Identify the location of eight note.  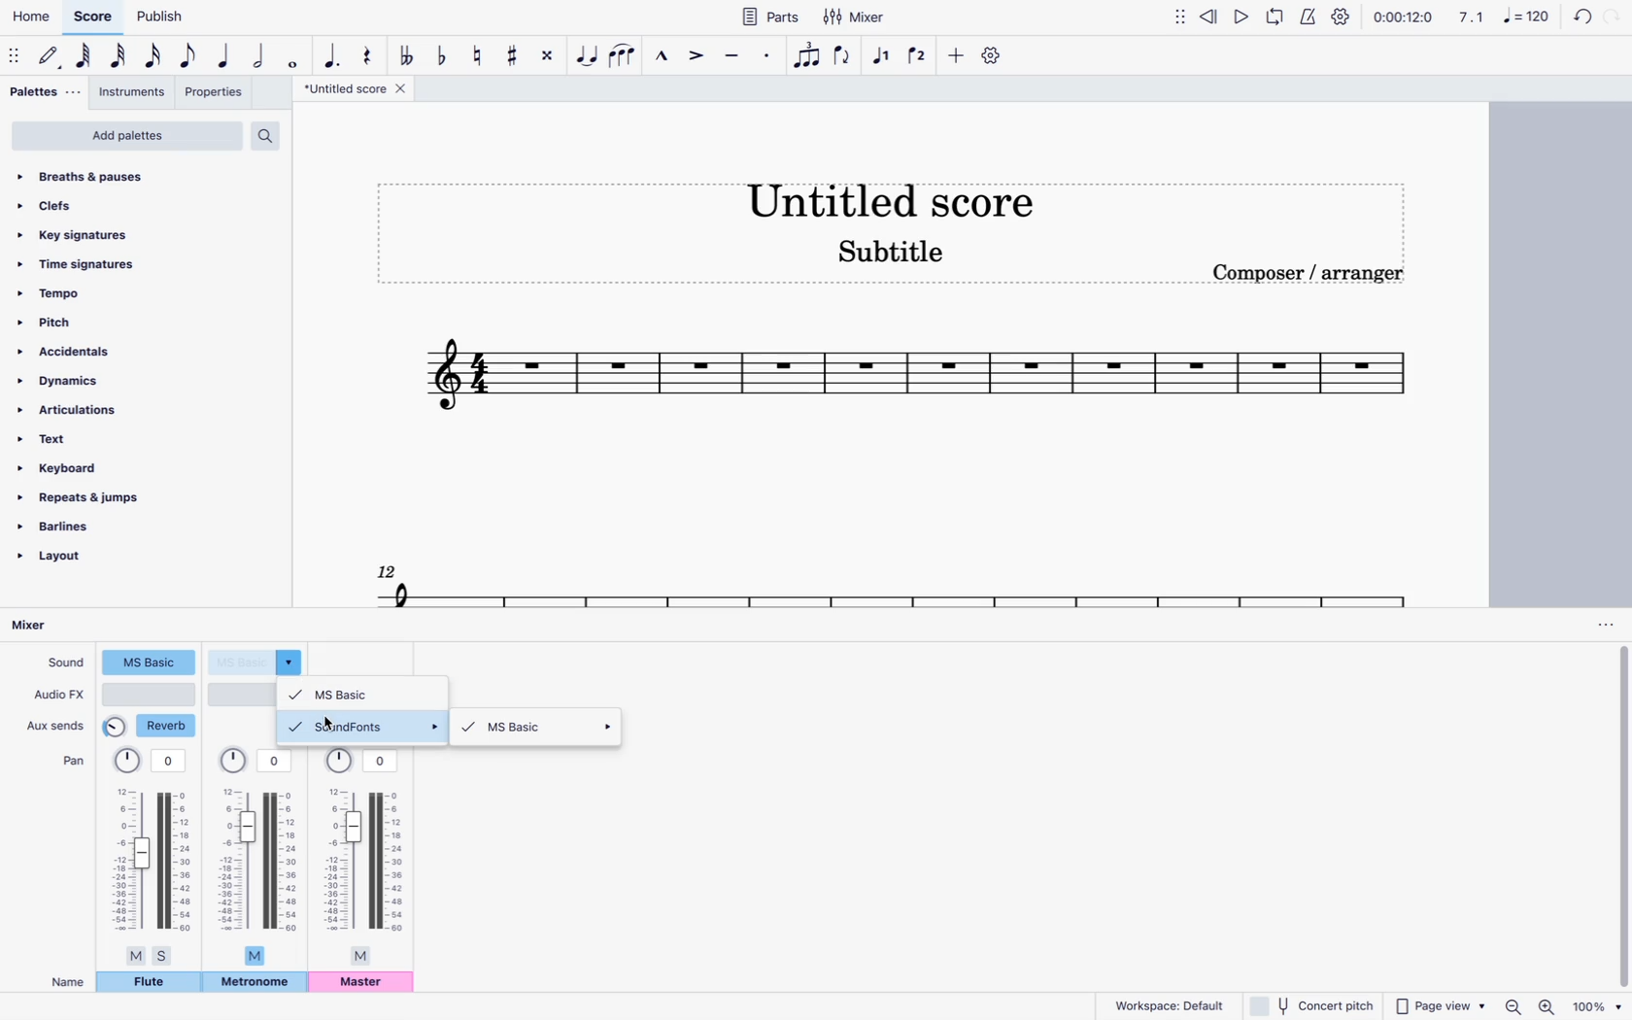
(189, 55).